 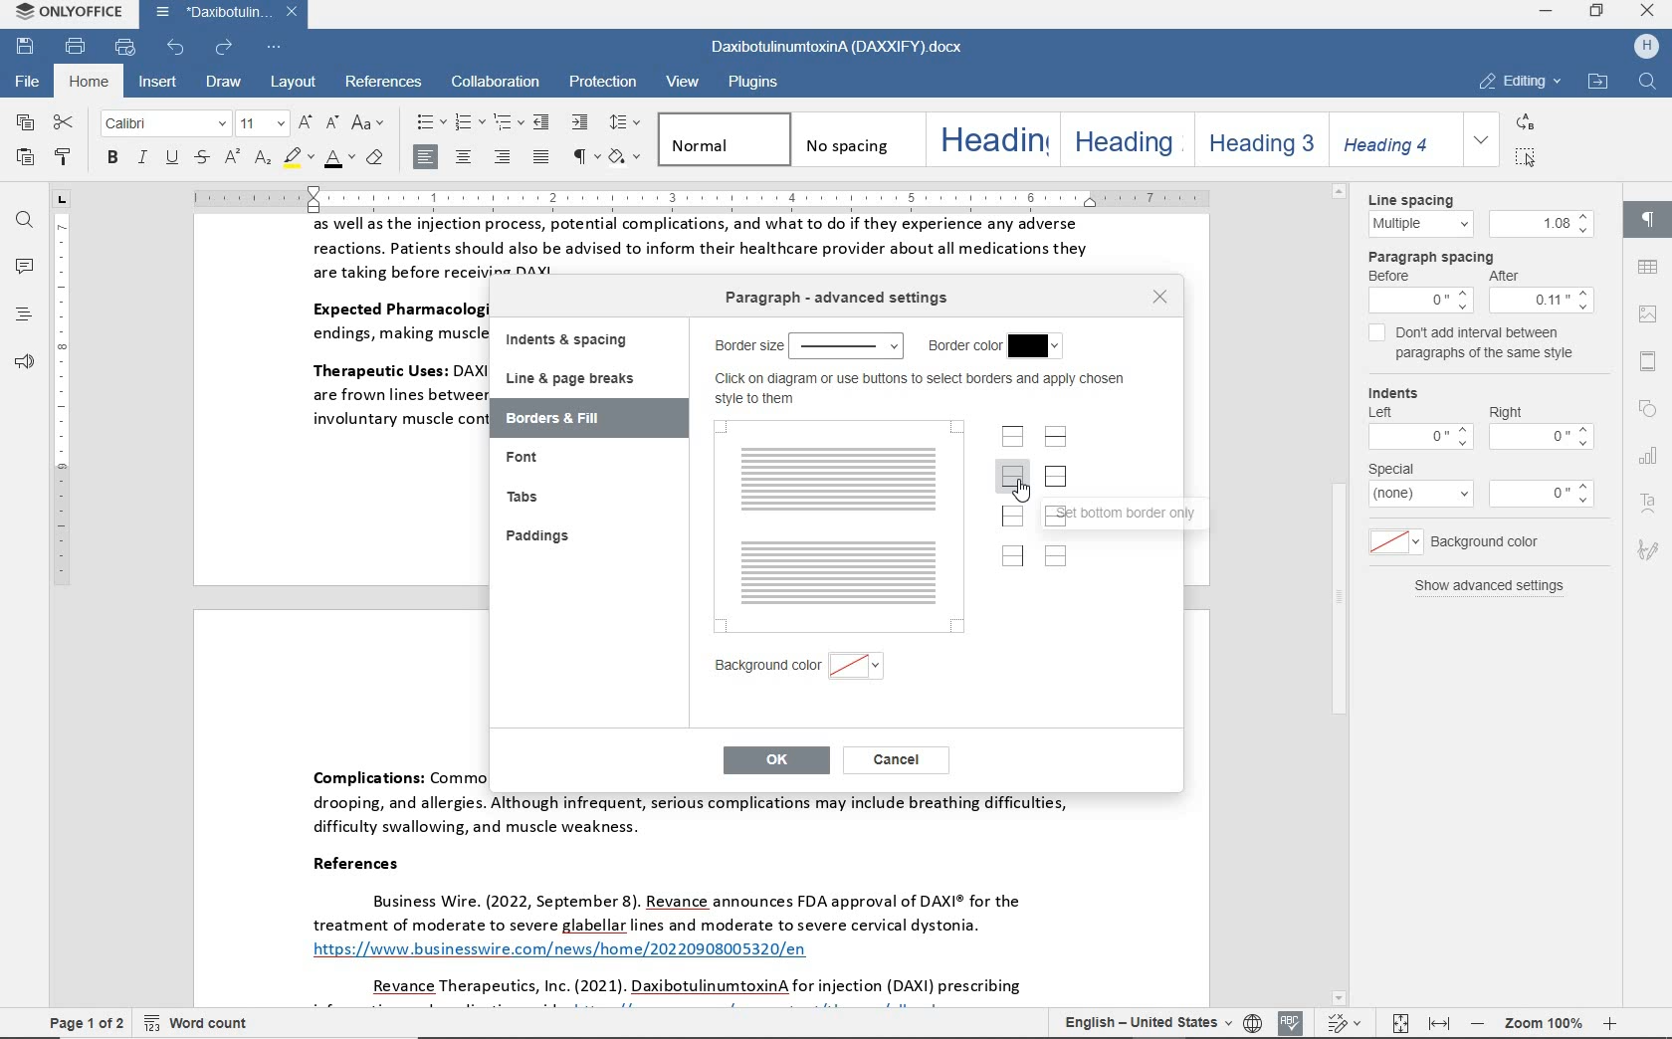 What do you see at coordinates (1651, 410) in the screenshot?
I see `shape` at bounding box center [1651, 410].